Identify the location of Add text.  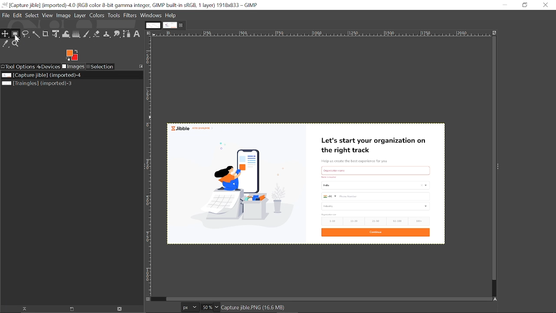
(137, 33).